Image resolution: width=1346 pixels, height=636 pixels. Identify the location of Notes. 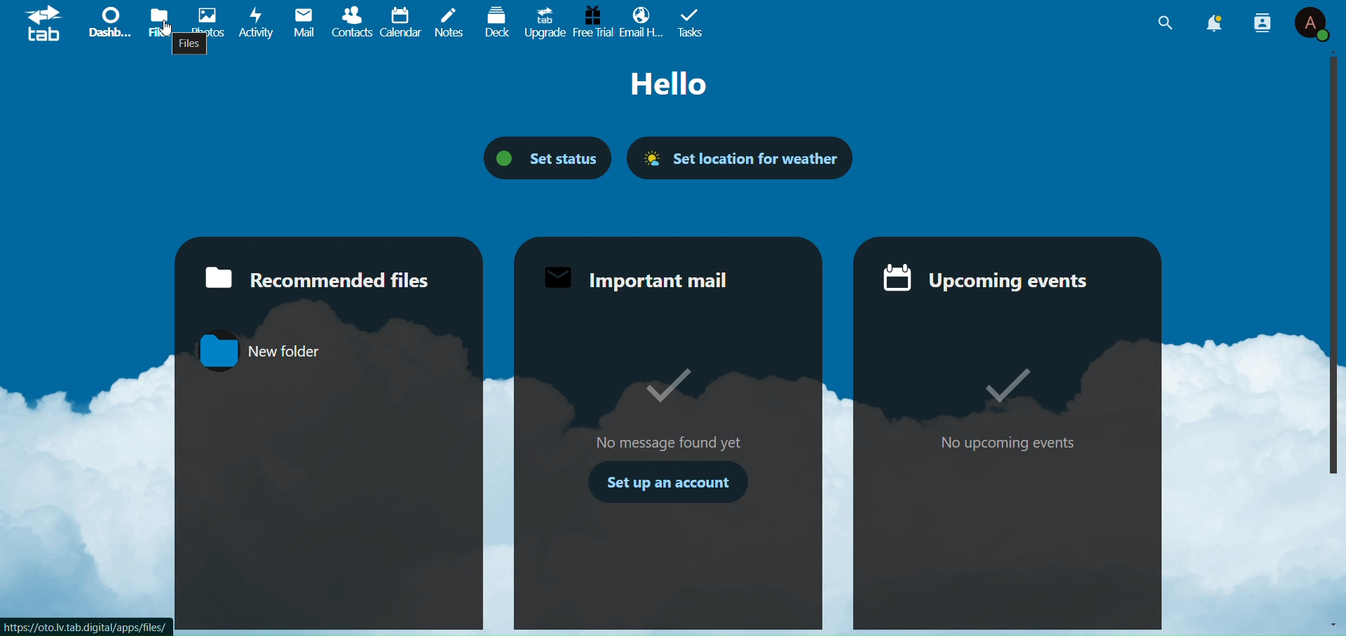
(447, 20).